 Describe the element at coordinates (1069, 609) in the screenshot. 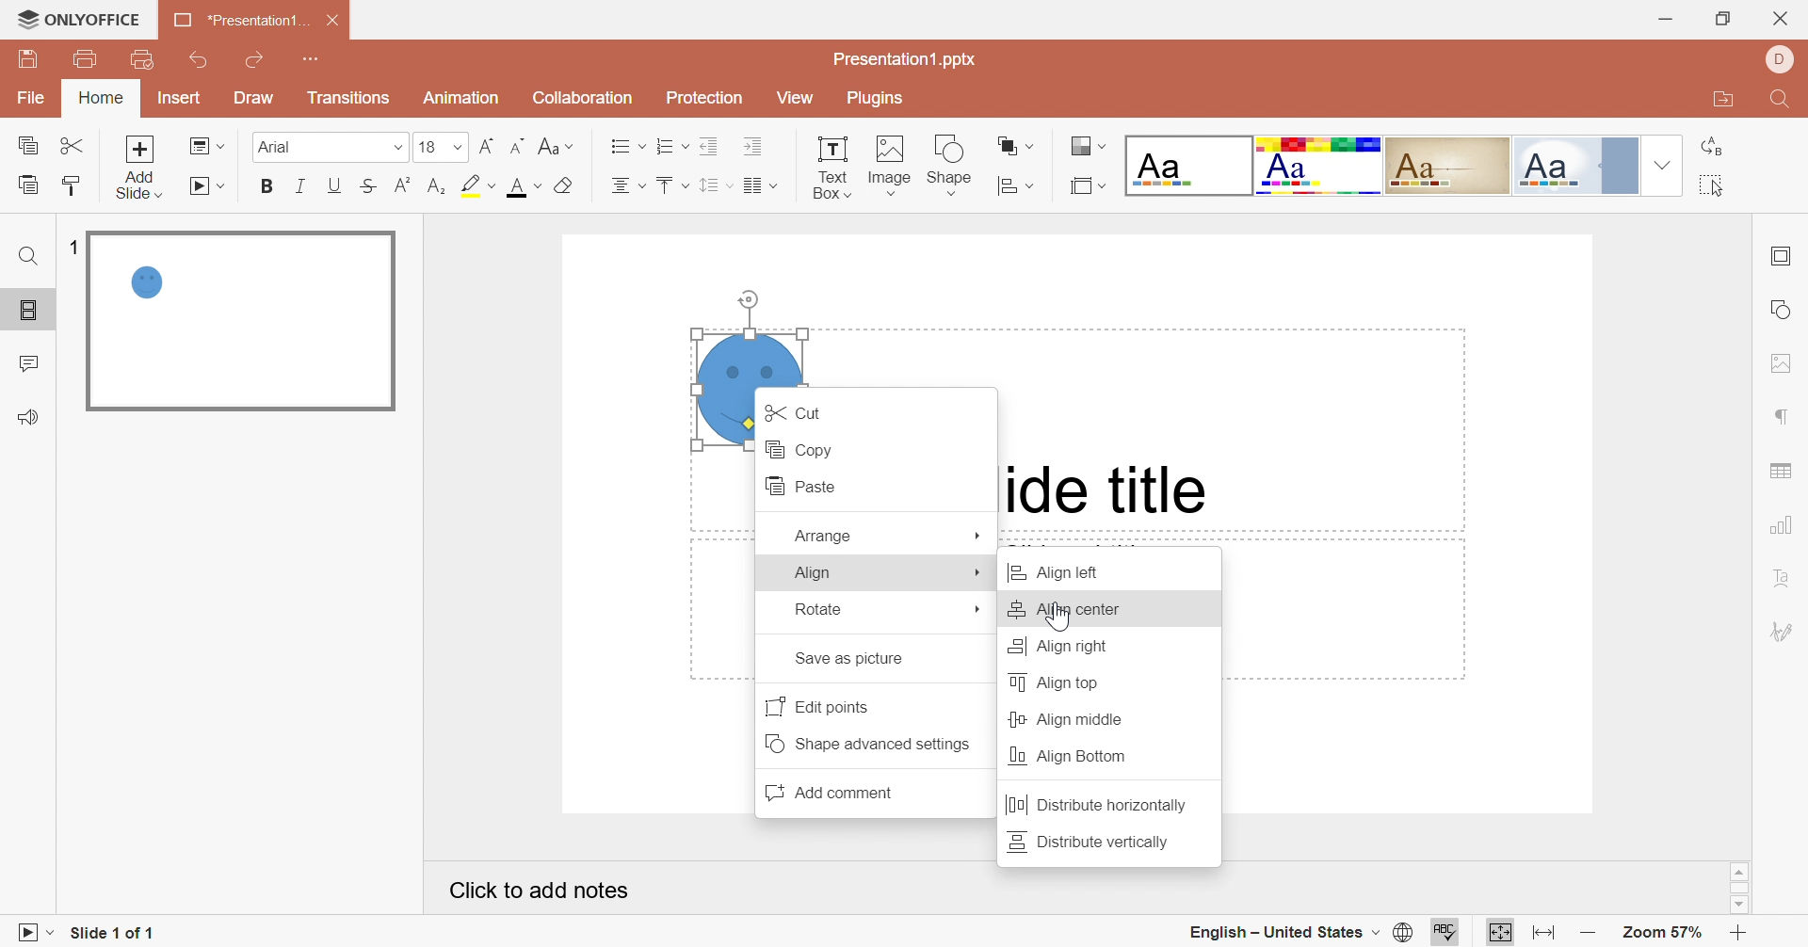

I see `Align Center` at that location.